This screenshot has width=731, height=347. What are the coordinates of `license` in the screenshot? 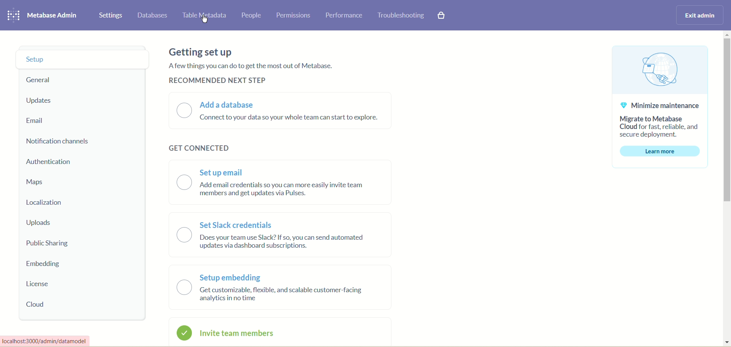 It's located at (37, 284).